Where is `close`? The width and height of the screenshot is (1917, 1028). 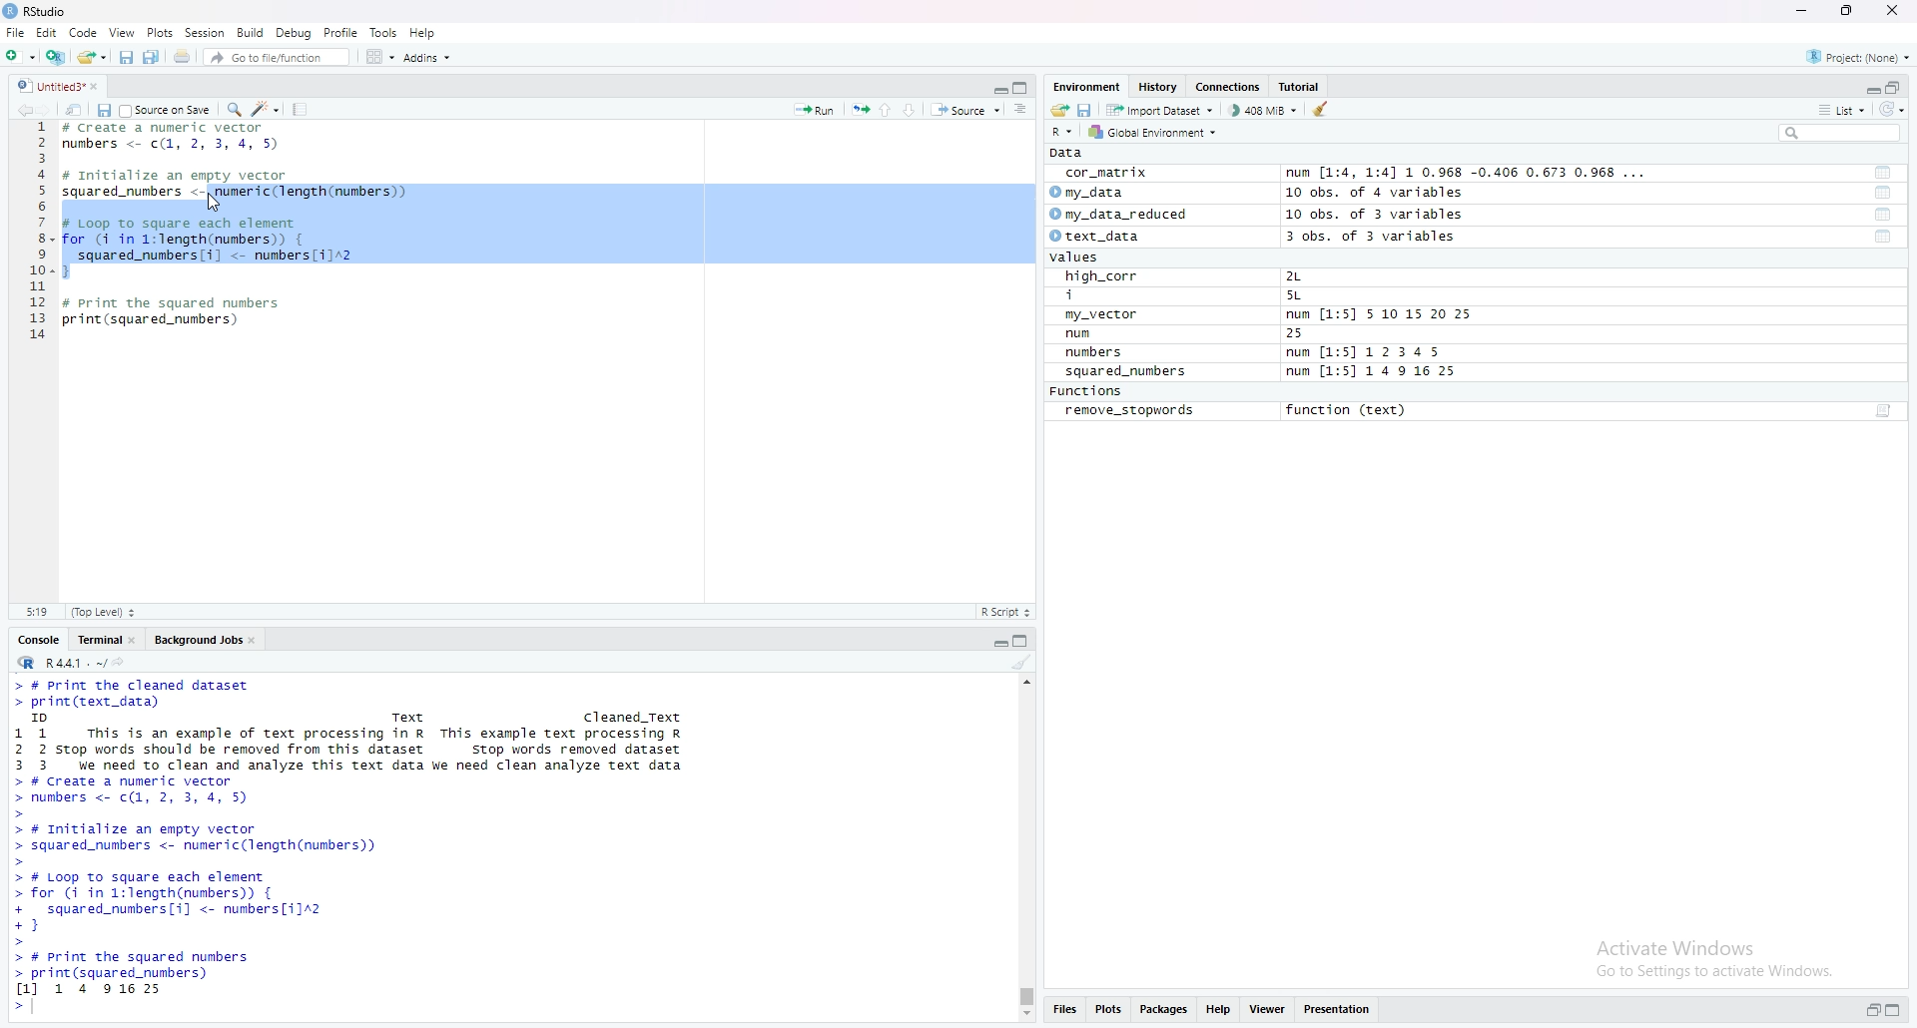
close is located at coordinates (136, 638).